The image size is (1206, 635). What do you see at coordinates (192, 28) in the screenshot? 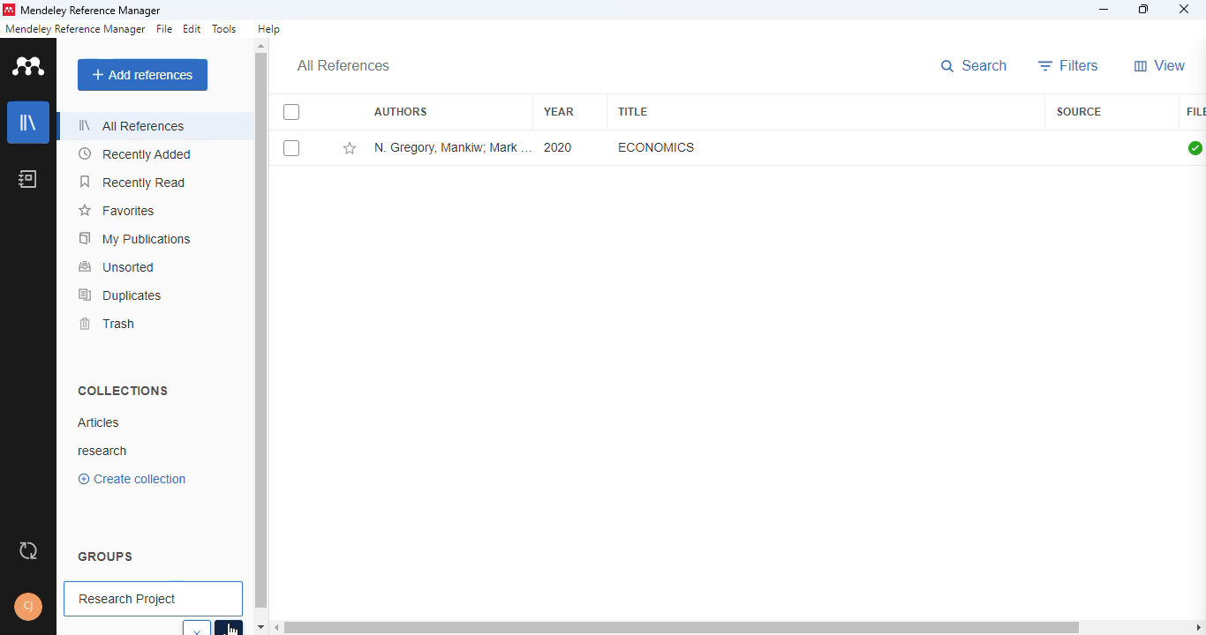
I see `edit` at bounding box center [192, 28].